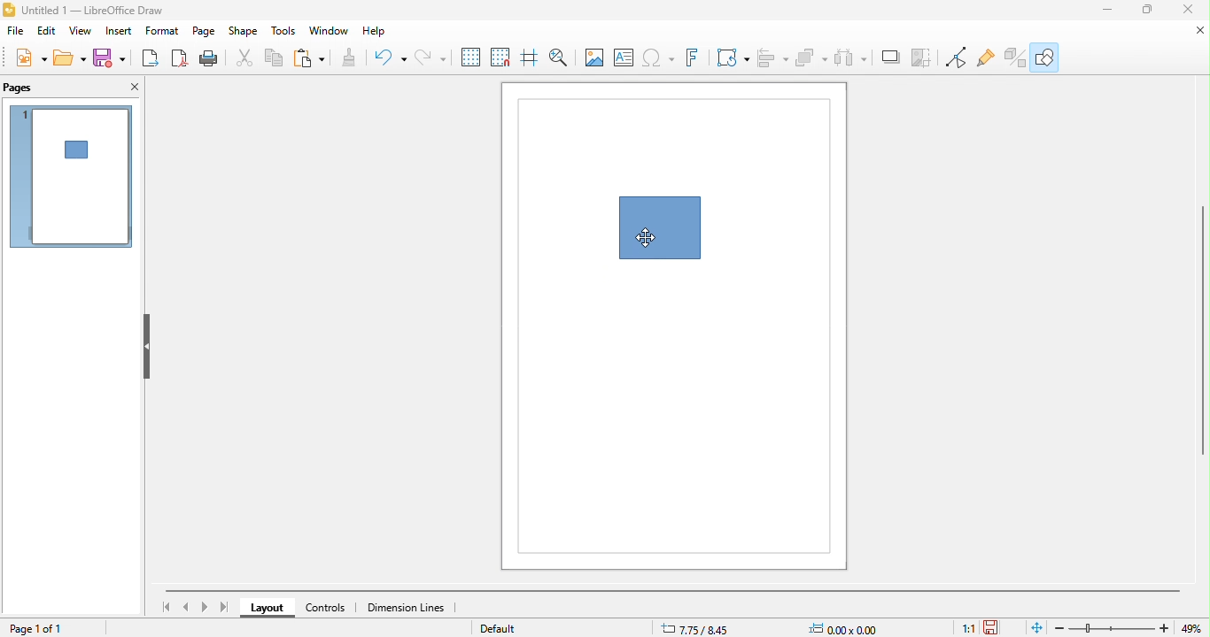 The width and height of the screenshot is (1210, 637). Describe the element at coordinates (846, 627) in the screenshot. I see `0.00 x0.00` at that location.